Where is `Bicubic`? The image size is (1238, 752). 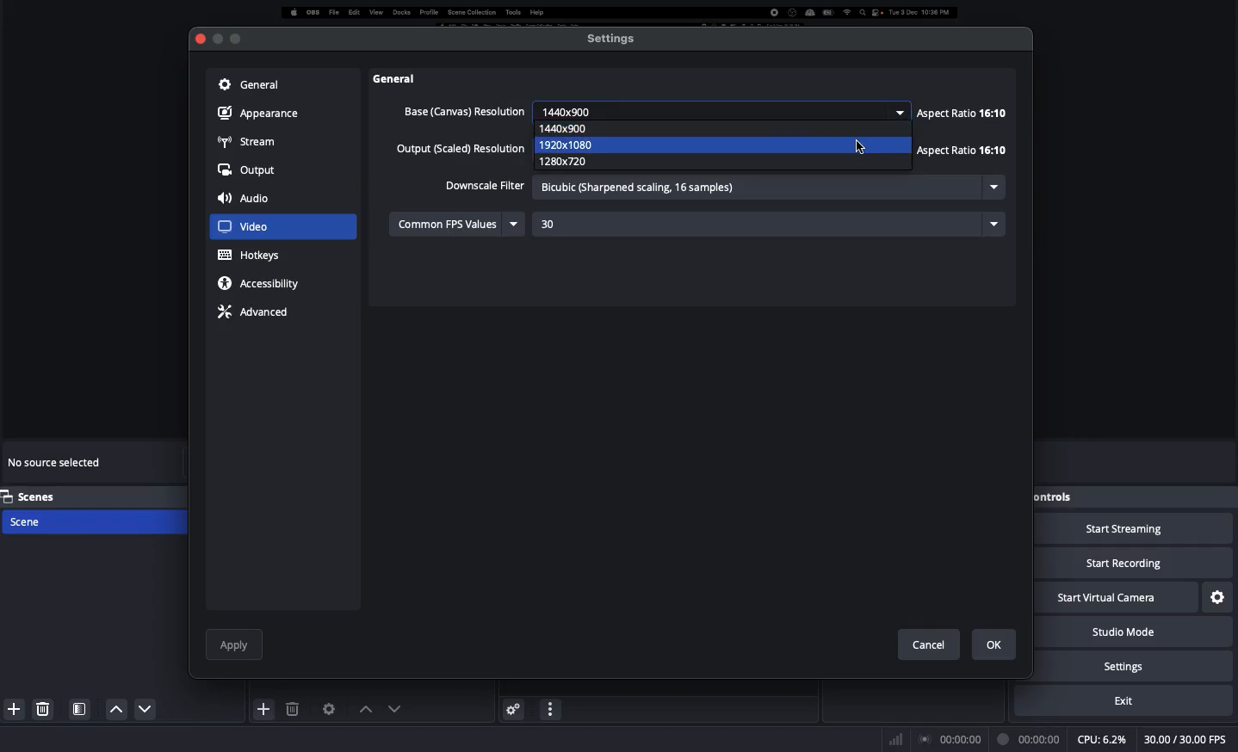
Bicubic is located at coordinates (768, 188).